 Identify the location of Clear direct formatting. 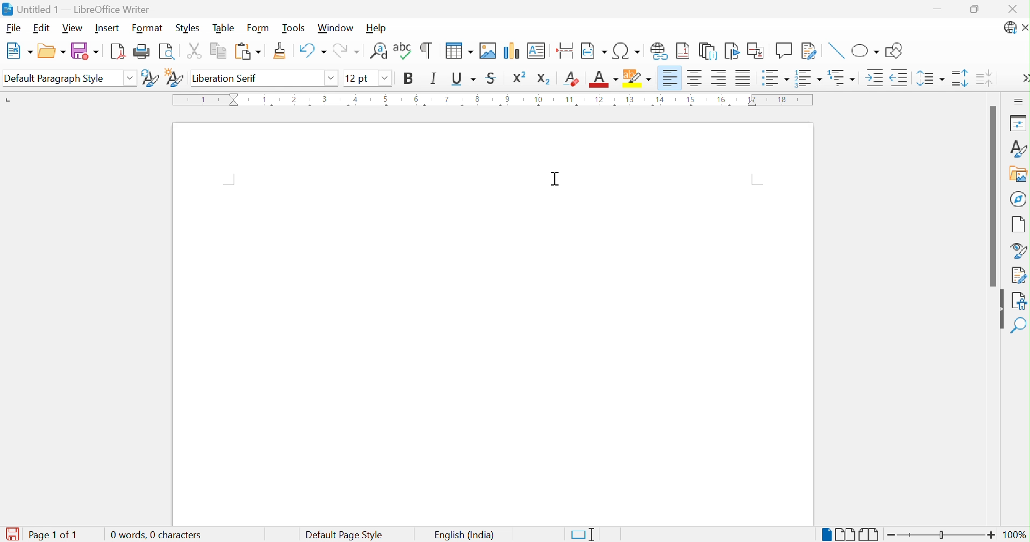
(572, 79).